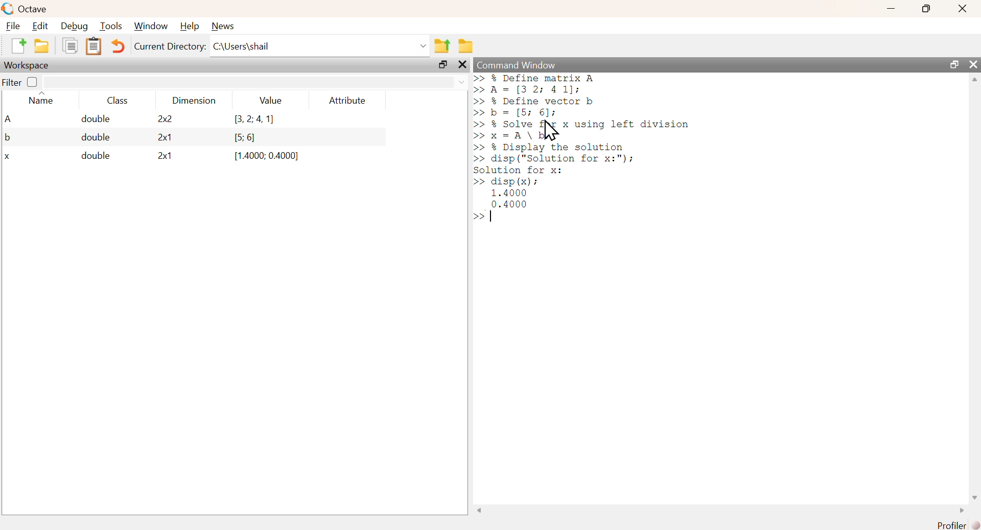 This screenshot has height=530, width=981. I want to click on edit, so click(41, 27).